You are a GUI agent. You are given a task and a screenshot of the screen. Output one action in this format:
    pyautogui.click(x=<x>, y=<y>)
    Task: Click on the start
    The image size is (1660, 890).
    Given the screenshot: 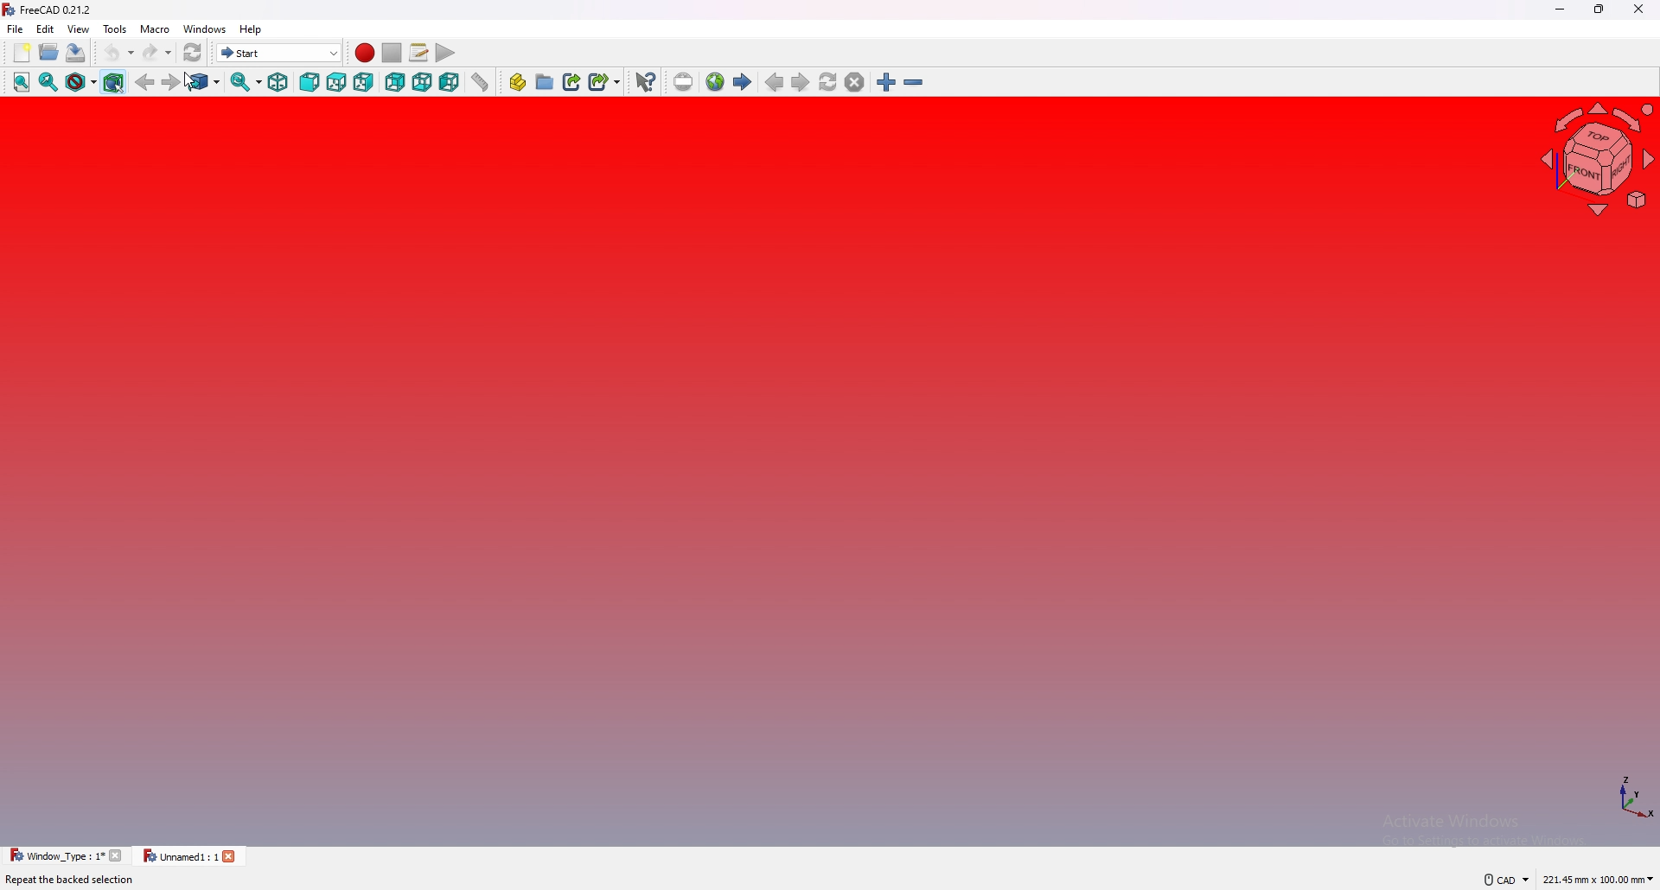 What is the action you would take?
    pyautogui.click(x=279, y=53)
    